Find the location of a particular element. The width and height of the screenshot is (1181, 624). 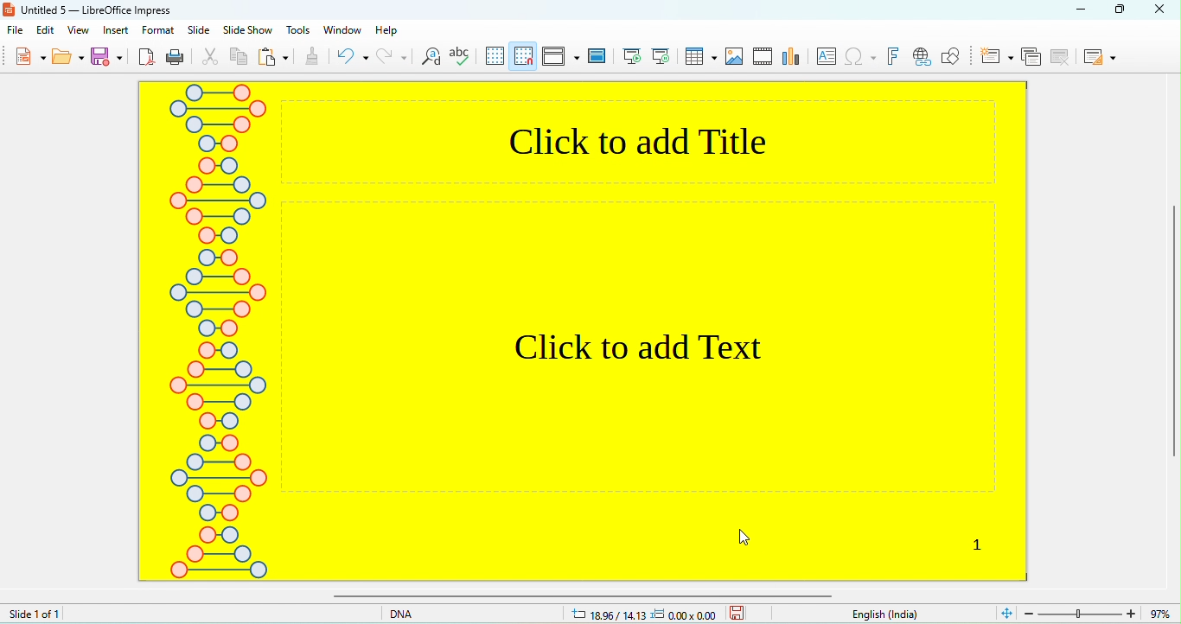

zoom is located at coordinates (1101, 612).